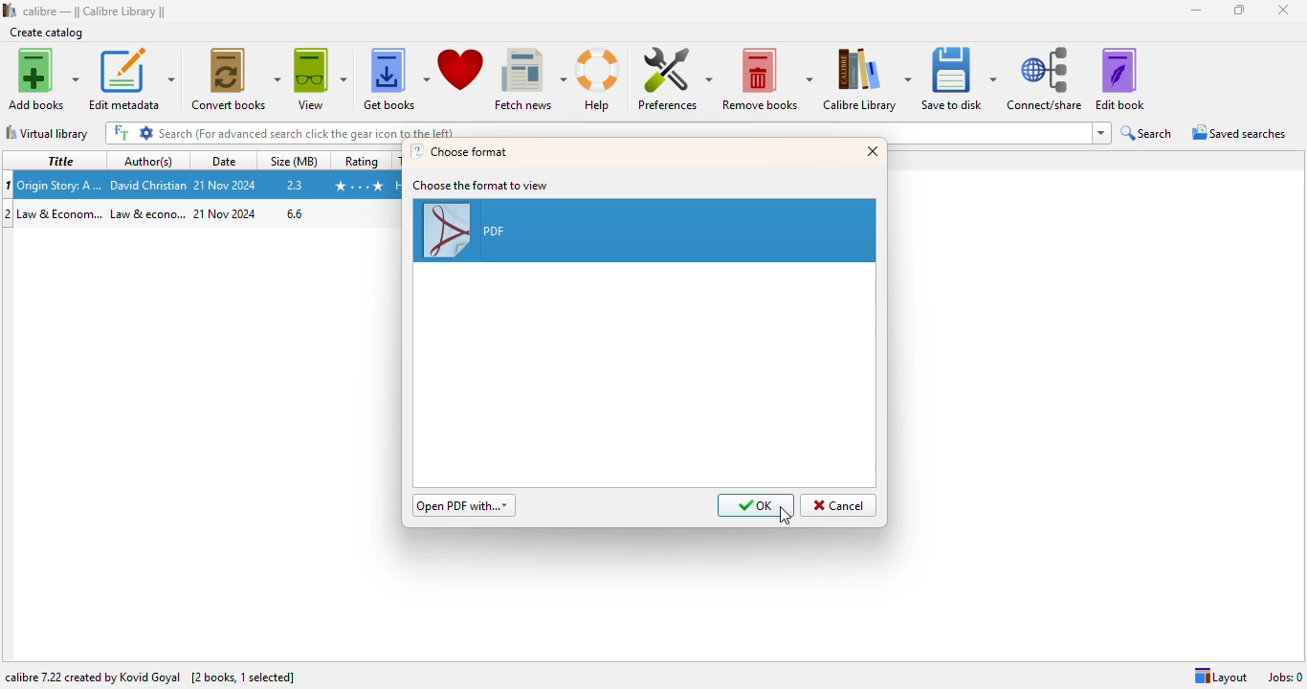 This screenshot has height=689, width=1307. I want to click on create catalog, so click(47, 33).